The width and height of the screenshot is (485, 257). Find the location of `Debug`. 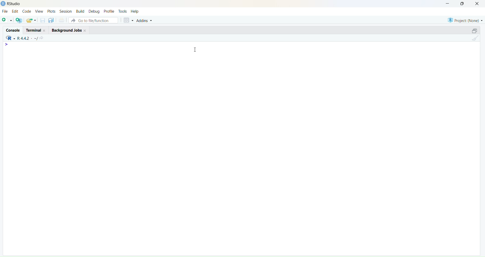

Debug is located at coordinates (94, 11).